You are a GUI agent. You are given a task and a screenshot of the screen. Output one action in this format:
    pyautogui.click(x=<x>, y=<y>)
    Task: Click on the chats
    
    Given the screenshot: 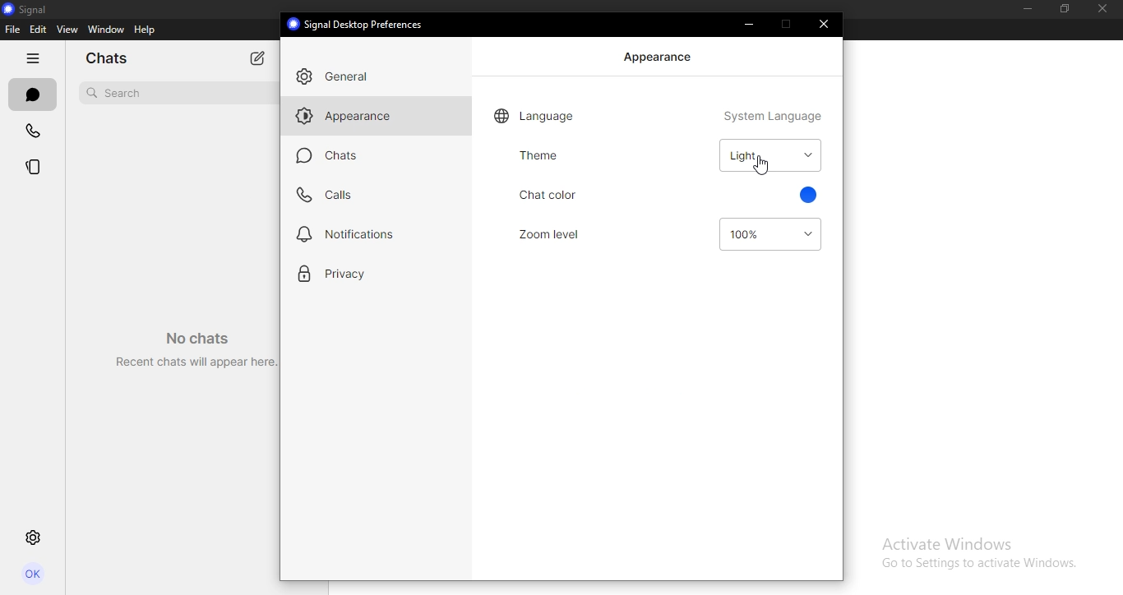 What is the action you would take?
    pyautogui.click(x=31, y=95)
    